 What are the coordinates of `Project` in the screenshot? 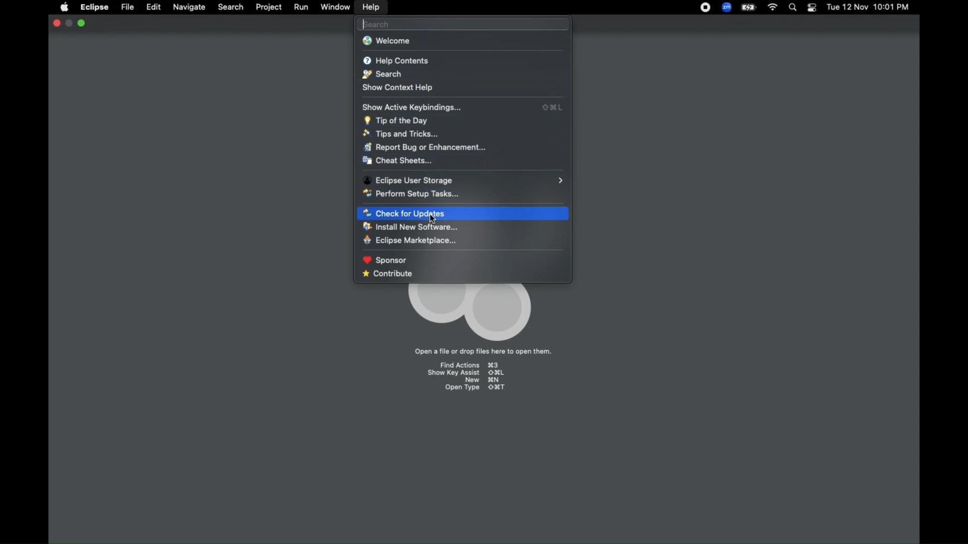 It's located at (268, 8).